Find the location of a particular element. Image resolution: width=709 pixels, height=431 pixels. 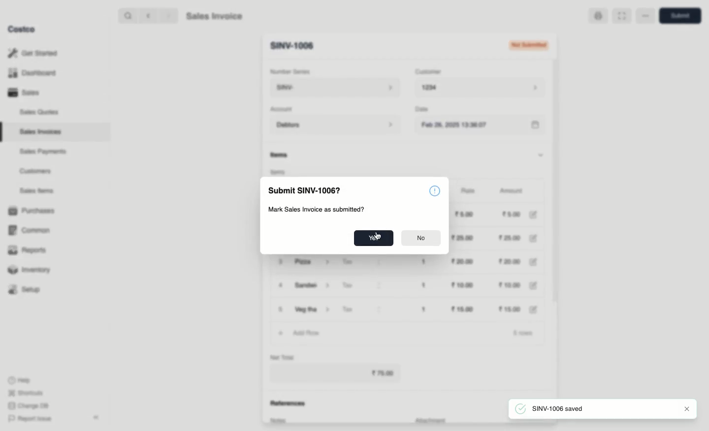

Dashboard is located at coordinates (31, 73).